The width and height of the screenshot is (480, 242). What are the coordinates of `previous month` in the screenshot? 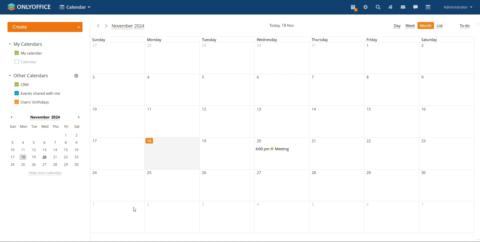 It's located at (11, 117).